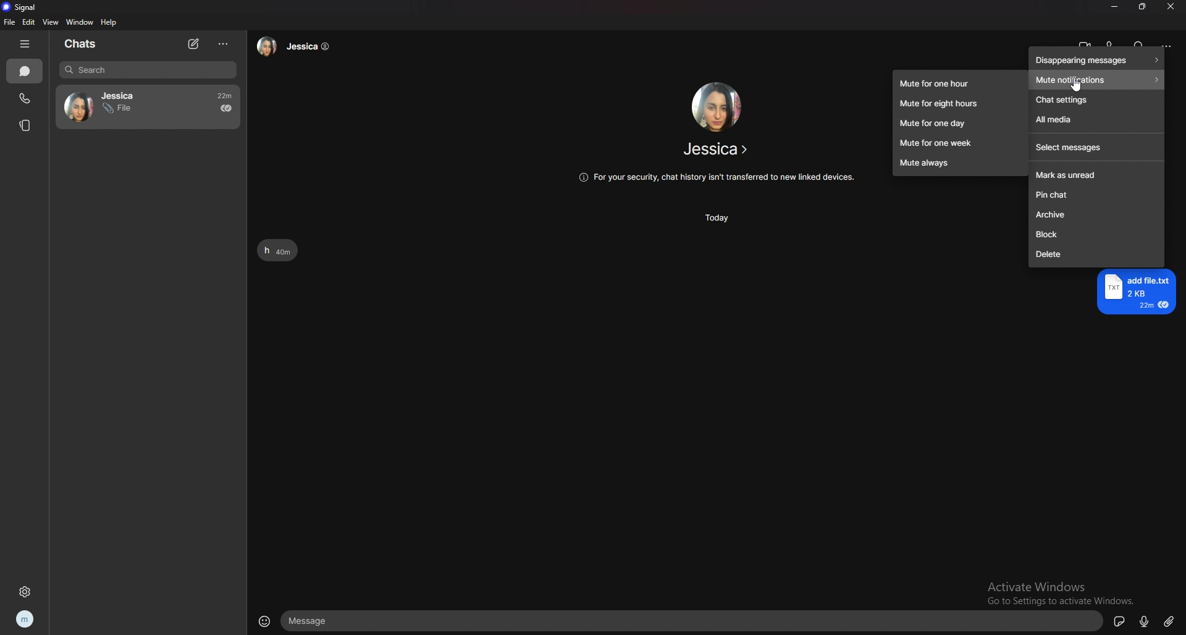 Image resolution: width=1186 pixels, height=635 pixels. What do you see at coordinates (1096, 256) in the screenshot?
I see `delete` at bounding box center [1096, 256].